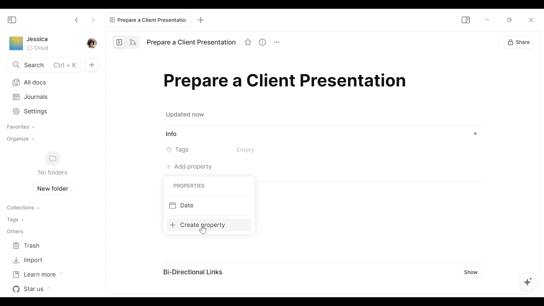 The width and height of the screenshot is (544, 306). I want to click on minimize, so click(486, 20).